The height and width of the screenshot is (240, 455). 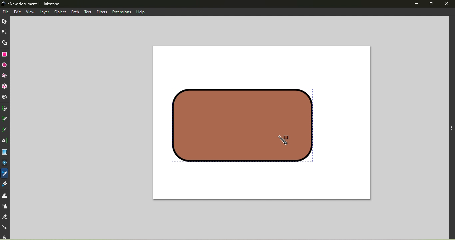 I want to click on cursor, so click(x=289, y=138).